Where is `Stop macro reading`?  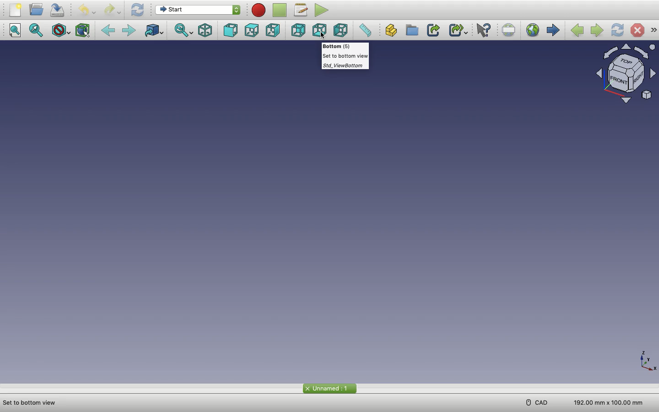
Stop macro reading is located at coordinates (281, 10).